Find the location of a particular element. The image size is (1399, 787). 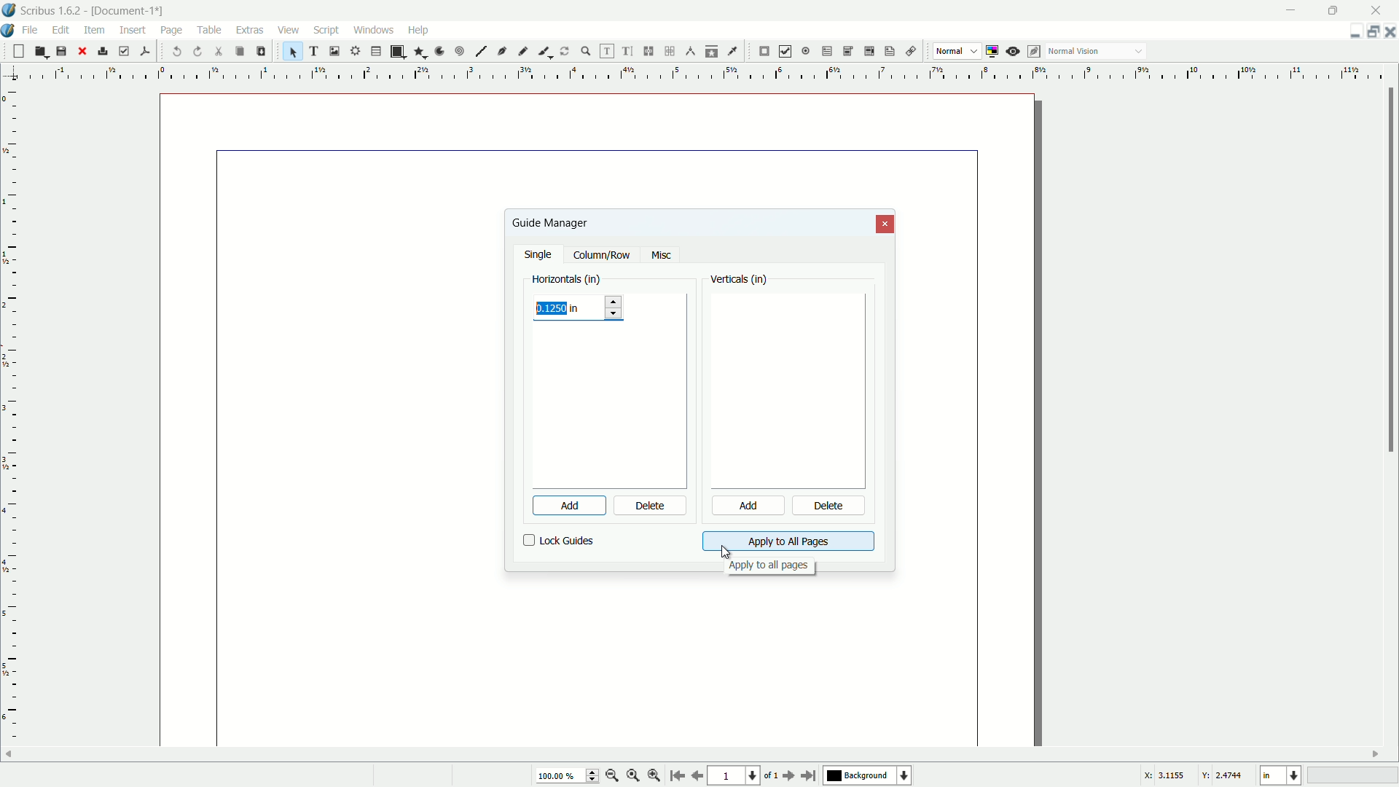

previous page is located at coordinates (697, 776).